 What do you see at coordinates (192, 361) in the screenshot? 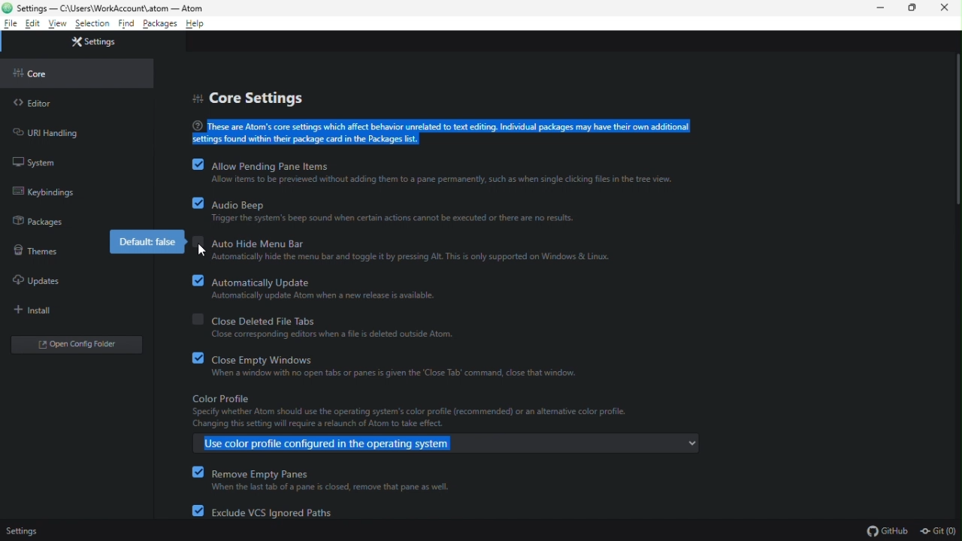
I see `checkbox` at bounding box center [192, 361].